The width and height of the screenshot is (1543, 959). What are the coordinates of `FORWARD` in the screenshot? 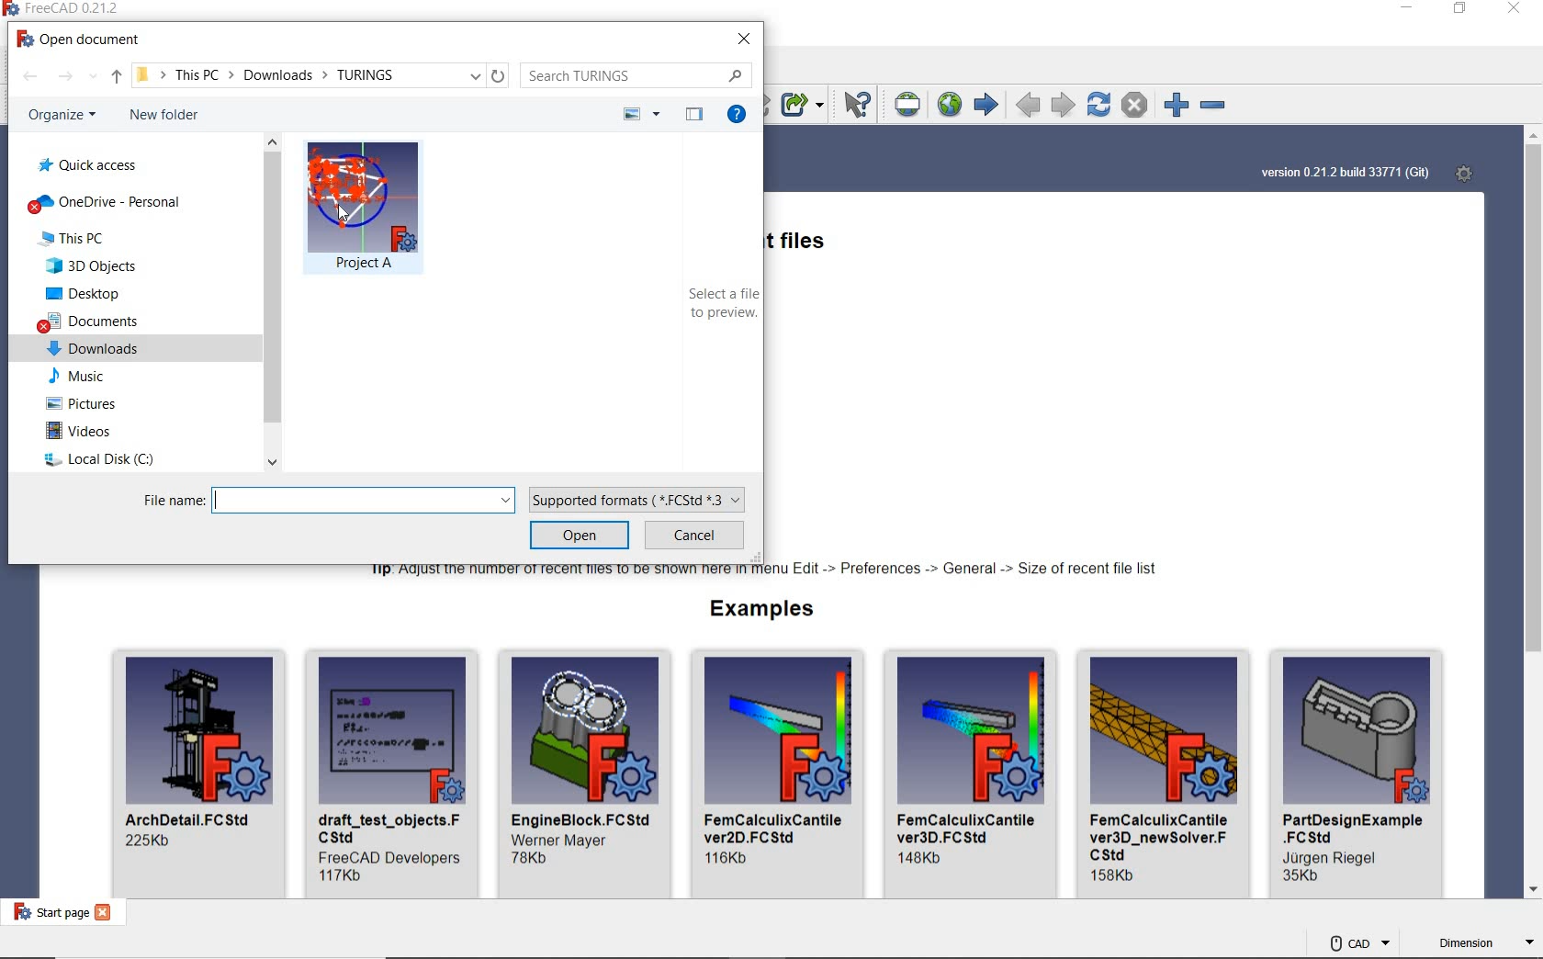 It's located at (66, 77).